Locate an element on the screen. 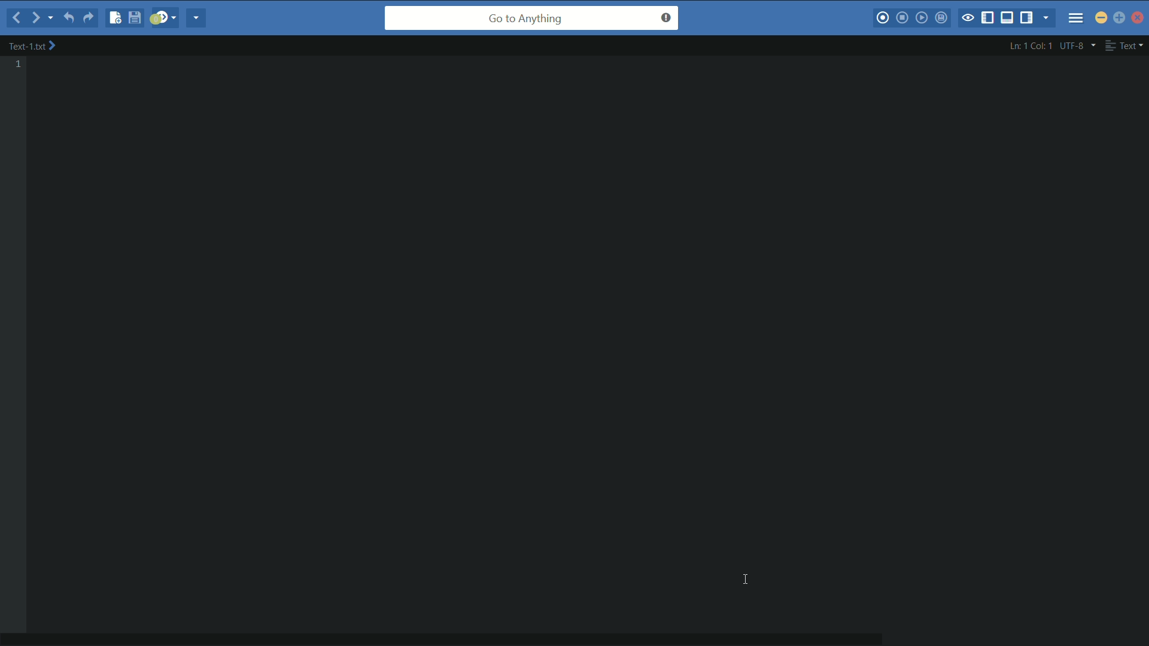  start macros is located at coordinates (882, 19).